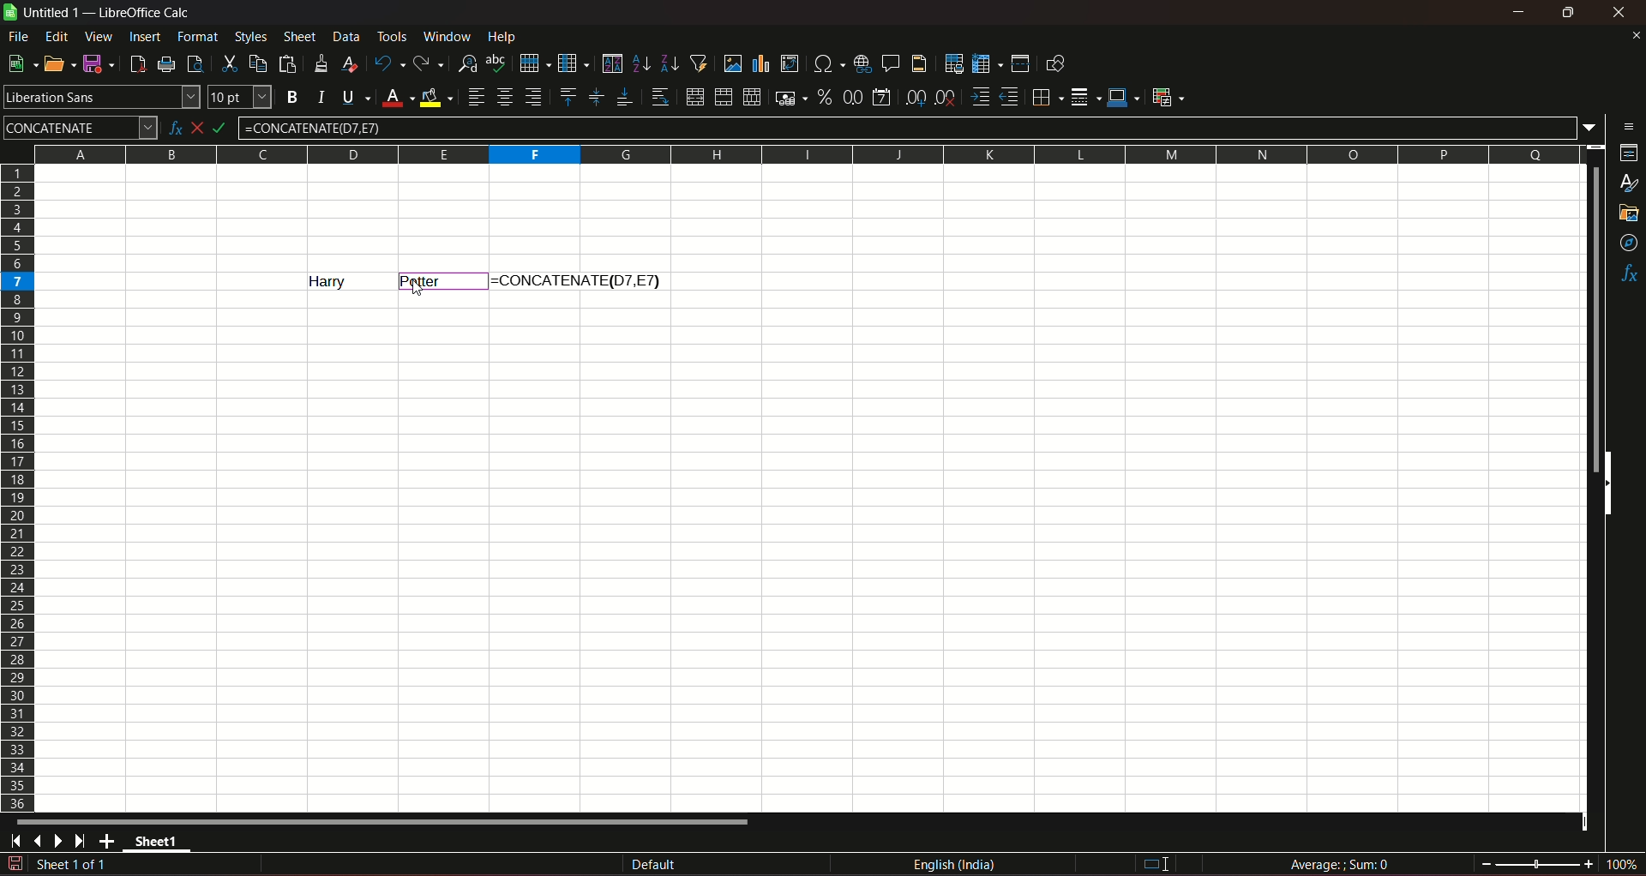 The height and width of the screenshot is (876, 1646). I want to click on merge, so click(723, 98).